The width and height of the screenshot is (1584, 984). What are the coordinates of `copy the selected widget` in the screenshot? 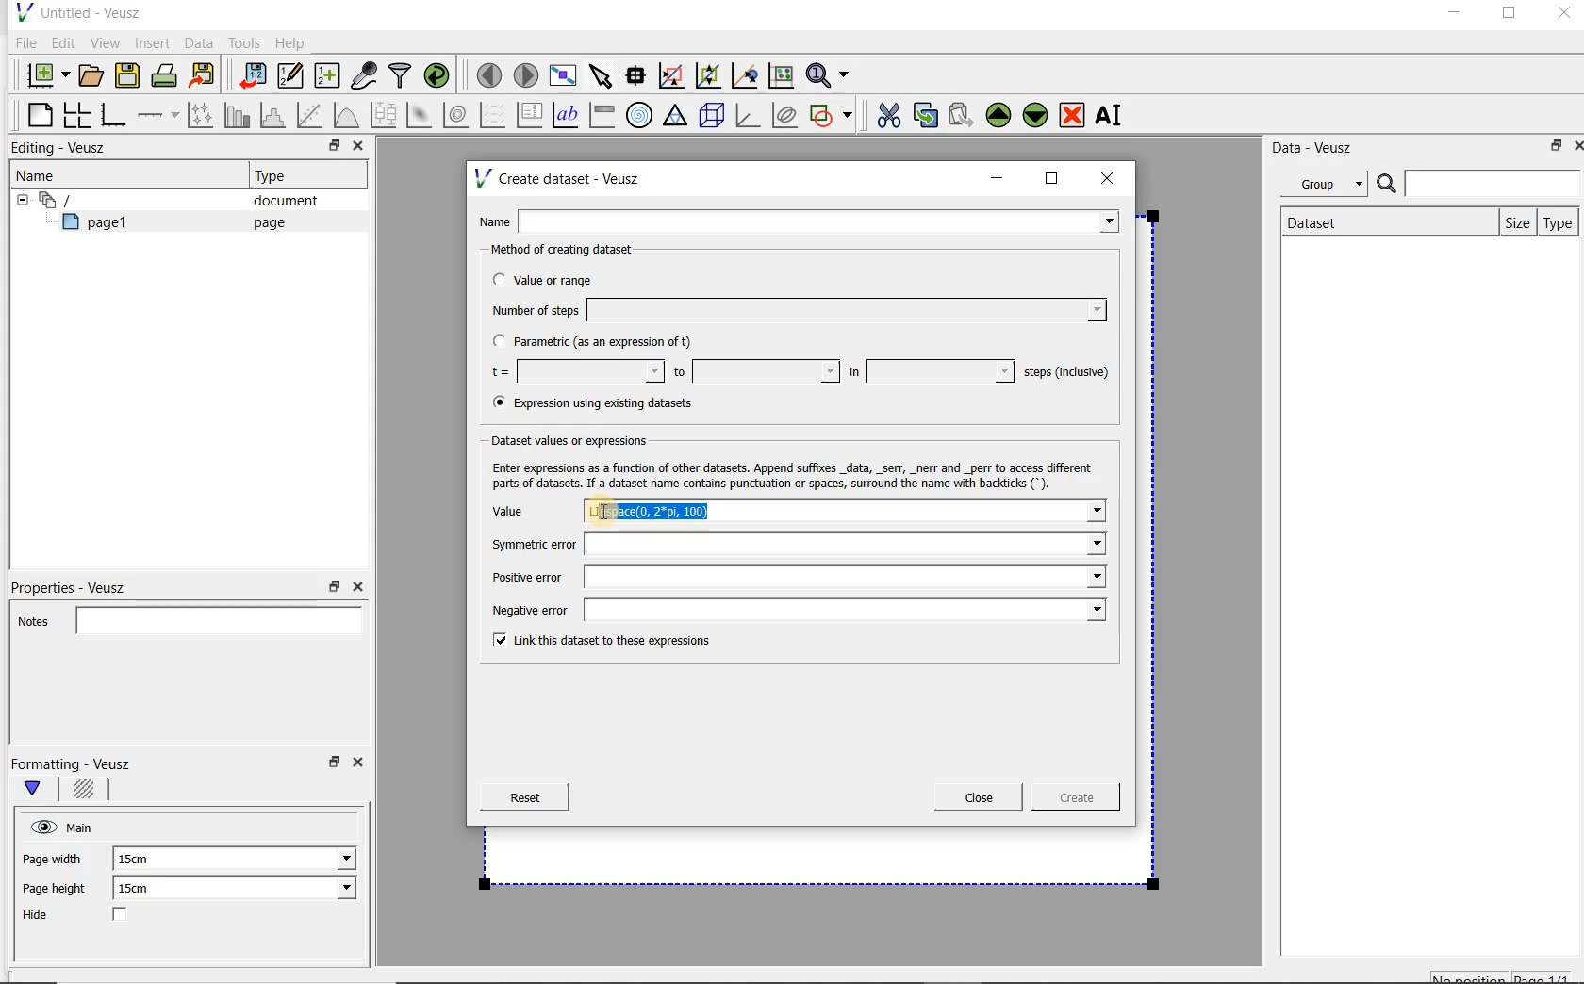 It's located at (927, 114).